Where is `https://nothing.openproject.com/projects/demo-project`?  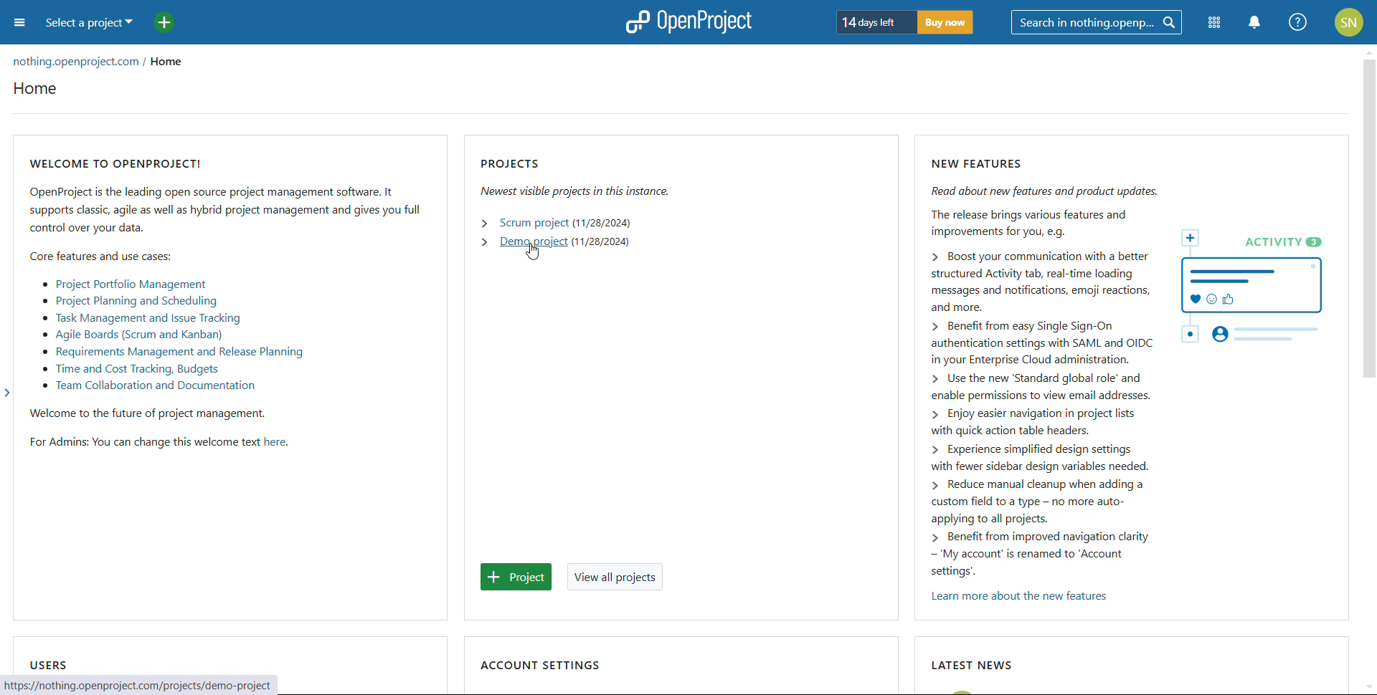 https://nothing.openproject.com/projects/demo-project is located at coordinates (151, 684).